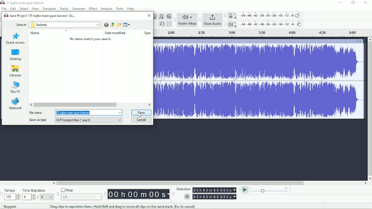 Image resolution: width=372 pixels, height=209 pixels. Describe the element at coordinates (75, 112) in the screenshot. I see `File name` at that location.